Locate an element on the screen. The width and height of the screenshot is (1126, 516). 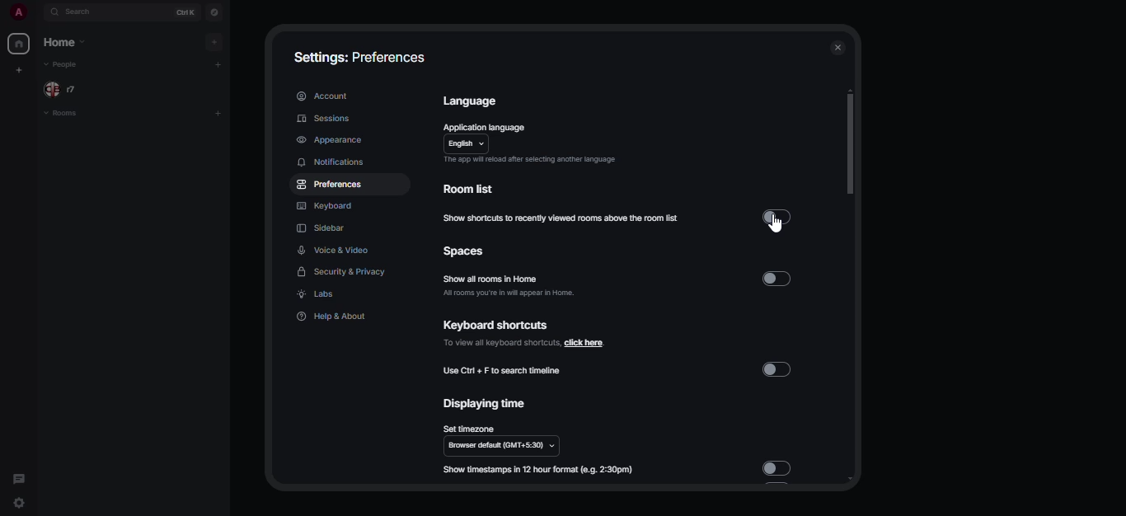
close is located at coordinates (837, 46).